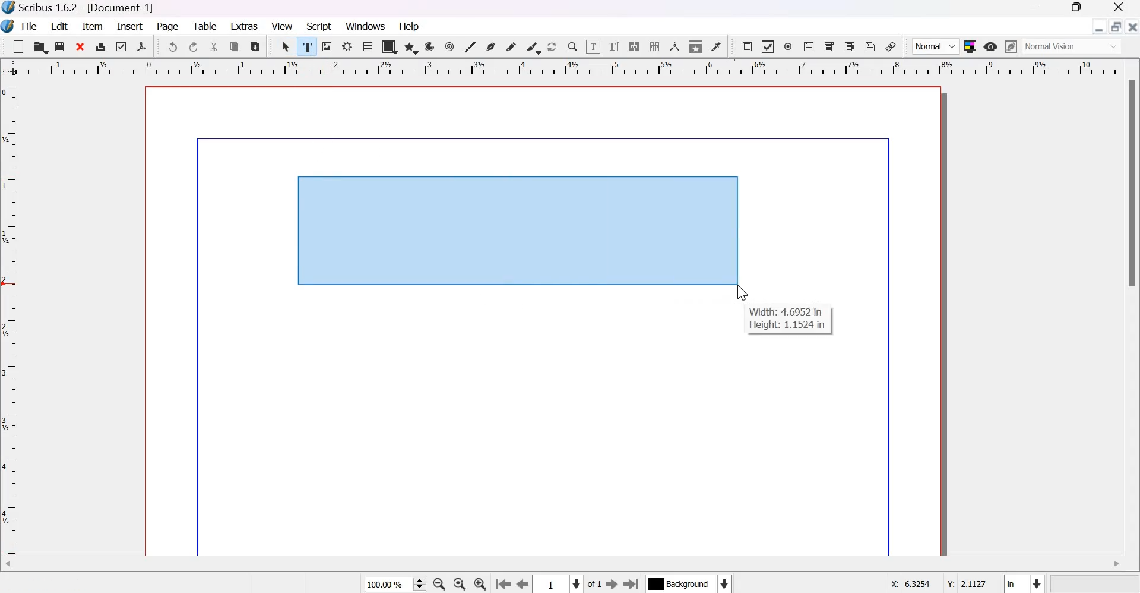 Image resolution: width=1140 pixels, height=593 pixels. Describe the element at coordinates (14, 319) in the screenshot. I see `vertical scale` at that location.